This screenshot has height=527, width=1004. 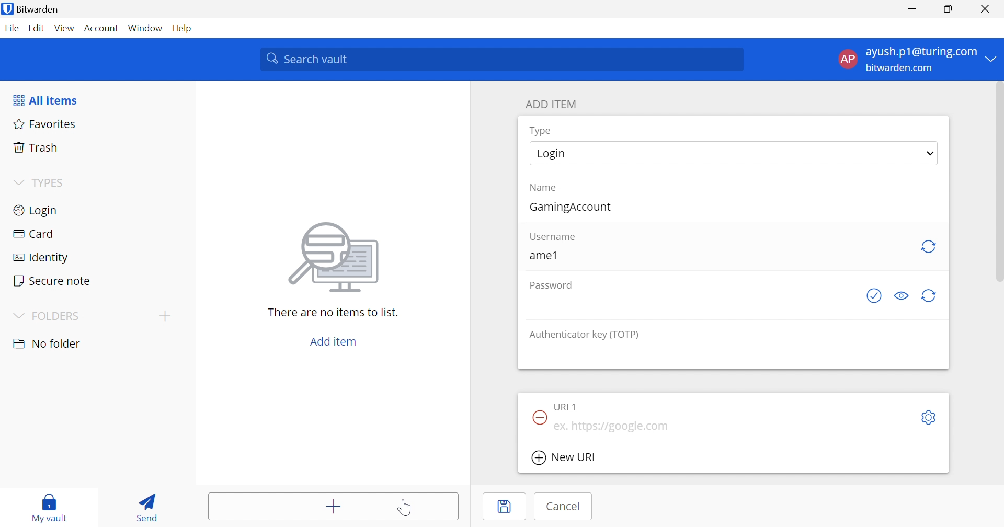 I want to click on Add items, so click(x=332, y=507).